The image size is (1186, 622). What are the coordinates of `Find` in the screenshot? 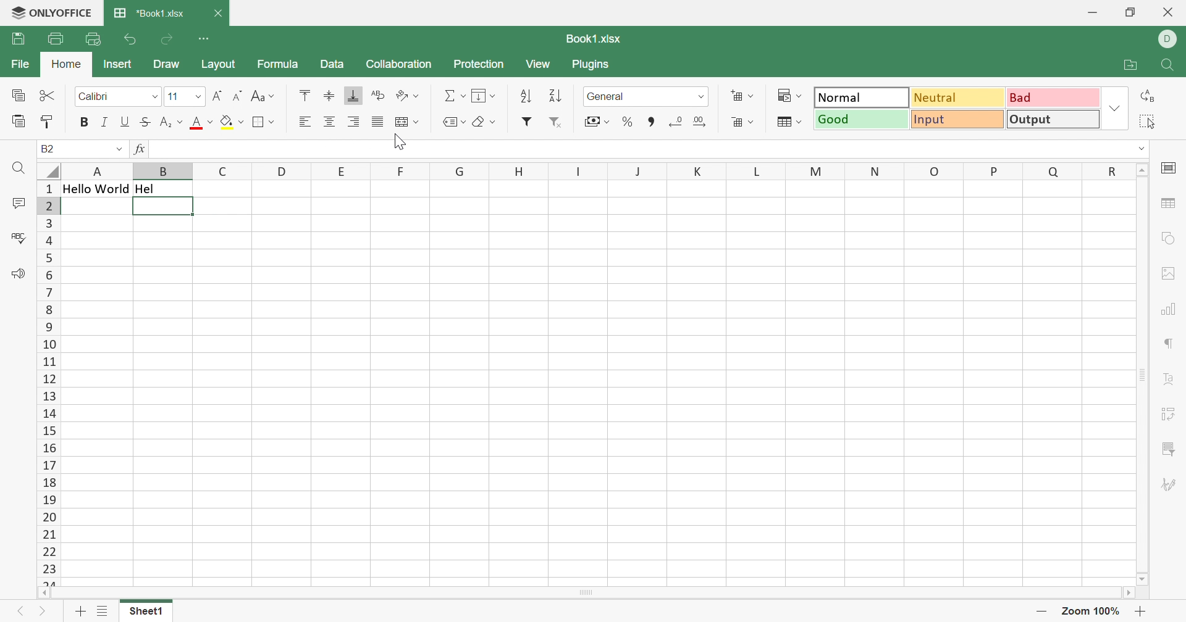 It's located at (17, 169).